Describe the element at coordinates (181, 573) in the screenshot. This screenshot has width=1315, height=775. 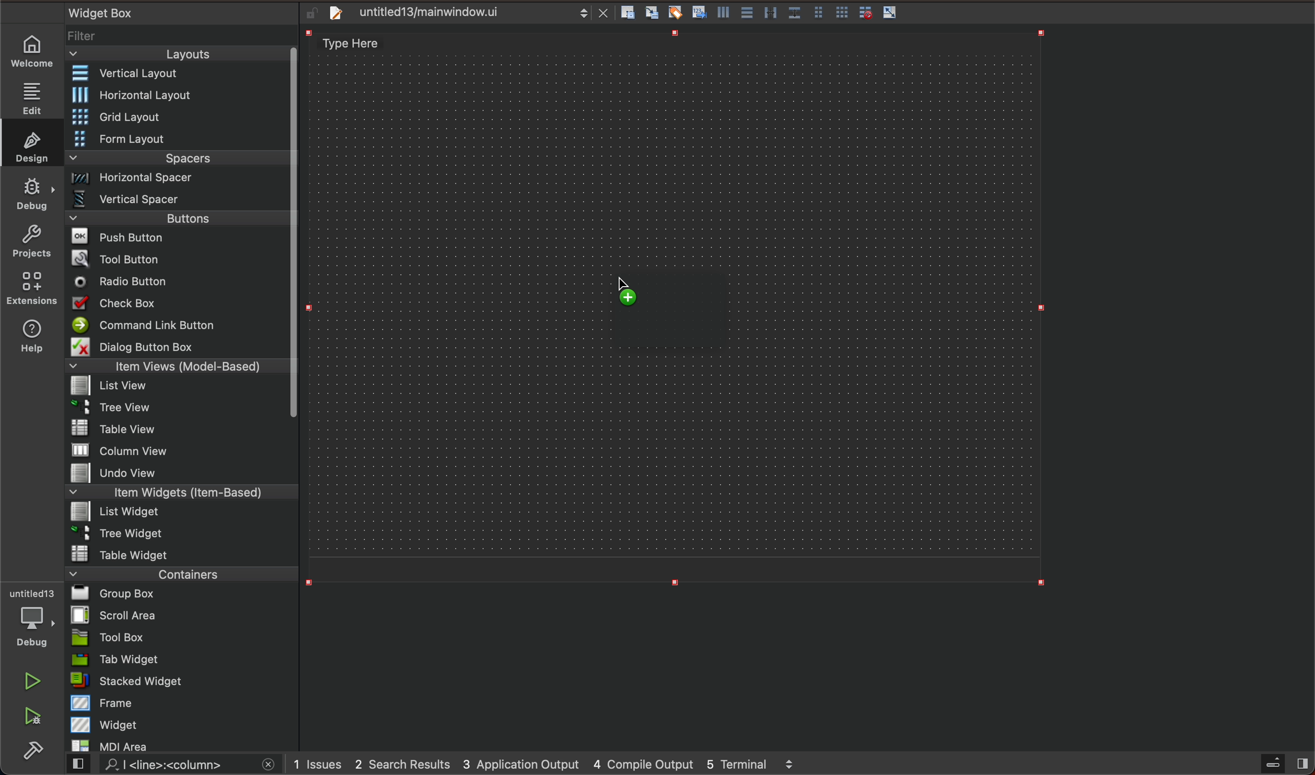
I see `containers` at that location.